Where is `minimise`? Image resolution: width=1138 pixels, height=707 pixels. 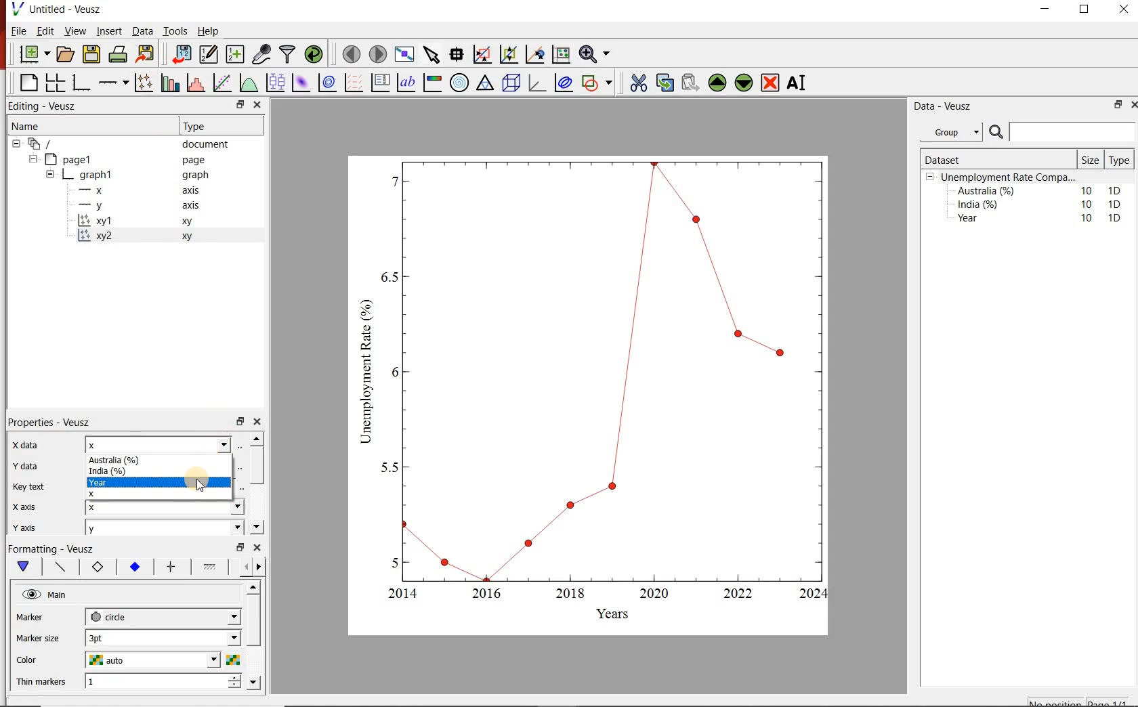 minimise is located at coordinates (240, 421).